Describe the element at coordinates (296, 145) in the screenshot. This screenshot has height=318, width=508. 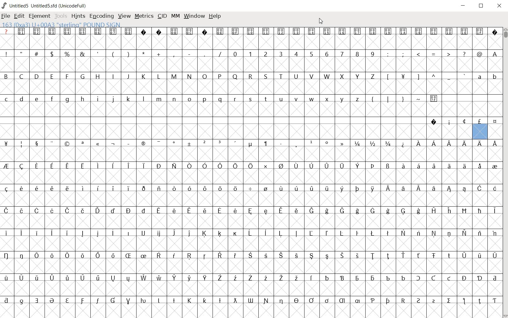
I see `Symbol` at that location.